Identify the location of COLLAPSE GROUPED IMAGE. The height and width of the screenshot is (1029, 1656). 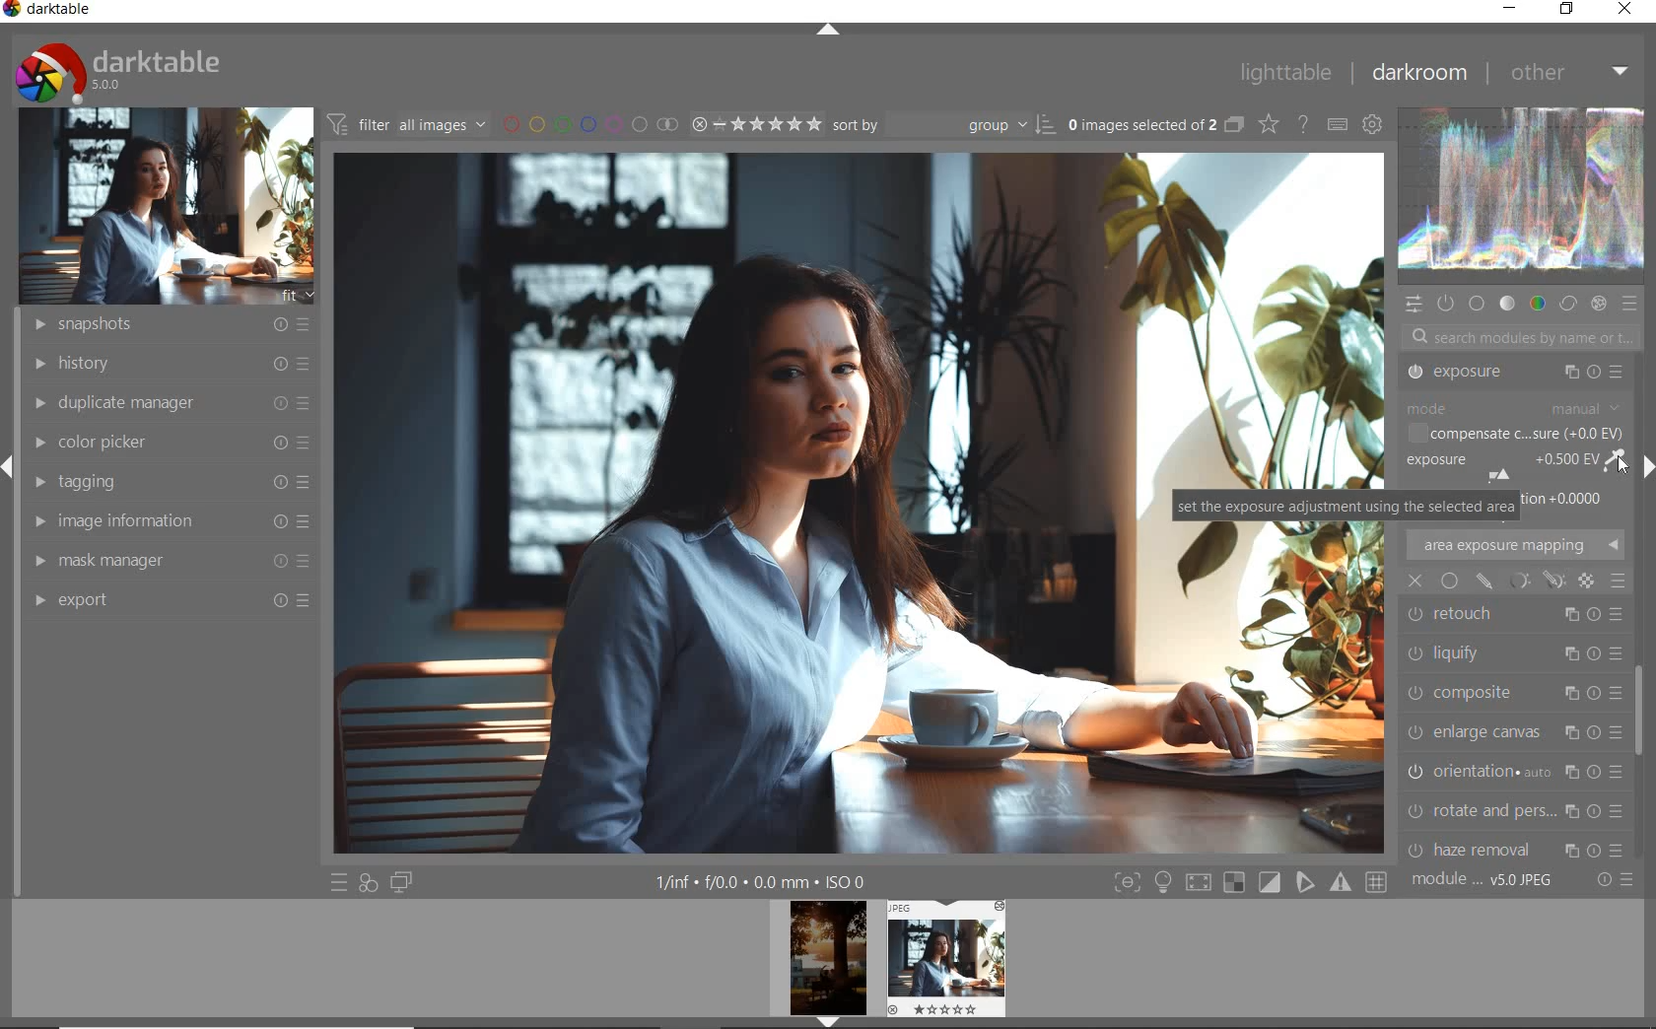
(1233, 126).